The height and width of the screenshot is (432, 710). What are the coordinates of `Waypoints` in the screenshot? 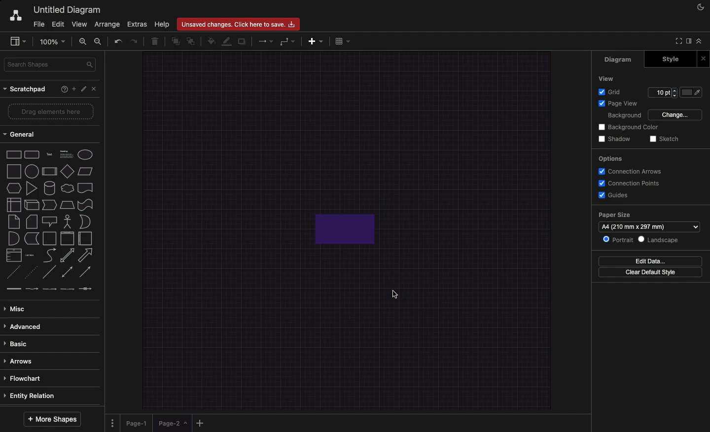 It's located at (288, 42).